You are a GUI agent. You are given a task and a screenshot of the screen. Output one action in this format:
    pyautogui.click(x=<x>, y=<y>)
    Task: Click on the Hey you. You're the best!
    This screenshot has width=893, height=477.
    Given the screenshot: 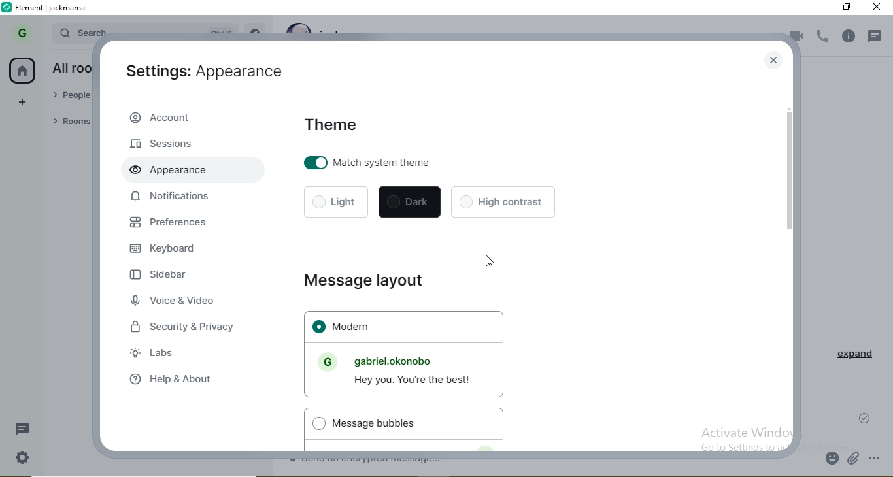 What is the action you would take?
    pyautogui.click(x=414, y=380)
    